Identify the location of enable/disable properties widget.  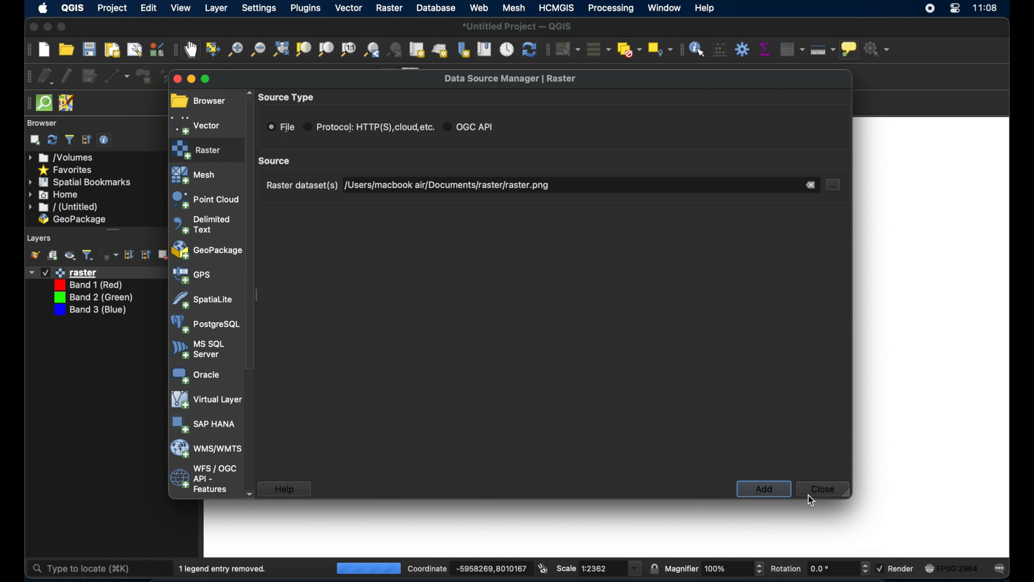
(106, 140).